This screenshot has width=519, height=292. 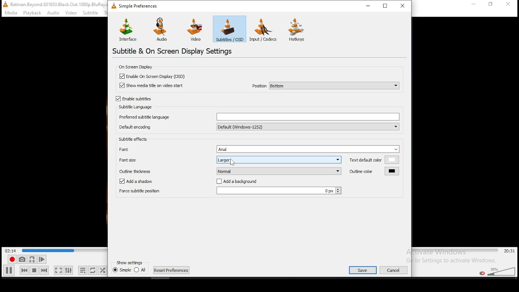 What do you see at coordinates (258, 116) in the screenshot?
I see `prefer subtitle language` at bounding box center [258, 116].